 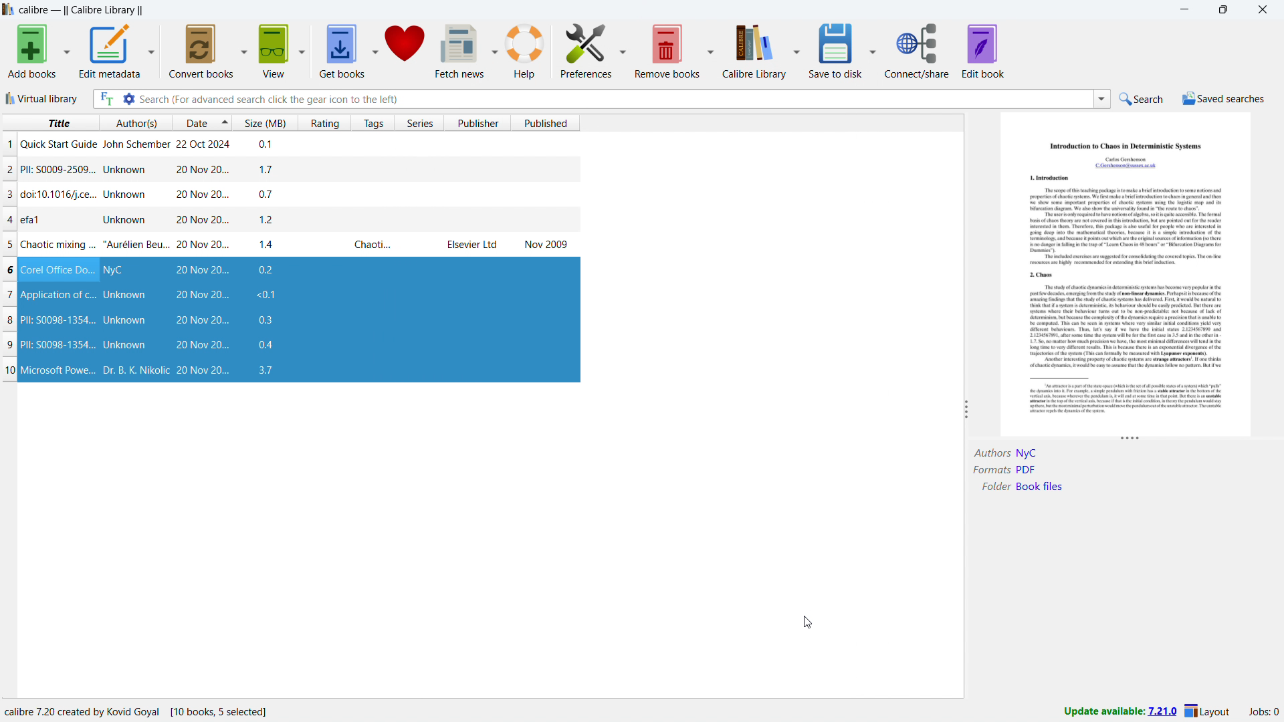 What do you see at coordinates (319, 124) in the screenshot?
I see `sort by rating` at bounding box center [319, 124].